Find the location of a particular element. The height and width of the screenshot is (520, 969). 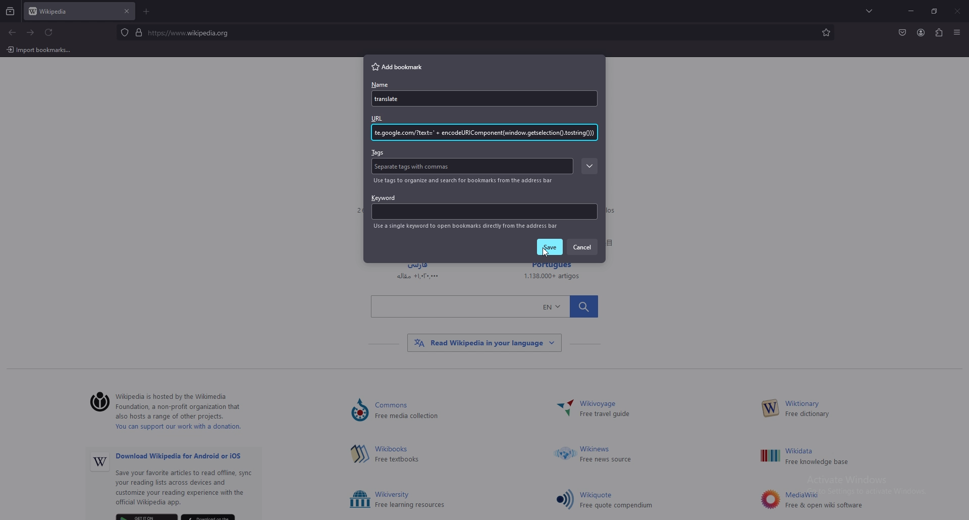

 is located at coordinates (607, 455).